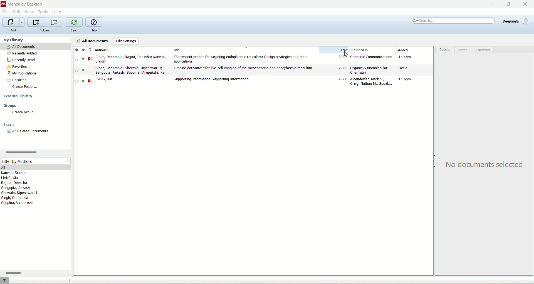 This screenshot has height=284, width=534. What do you see at coordinates (370, 70) in the screenshot?
I see `Organic & Biomolecular Chemistry` at bounding box center [370, 70].